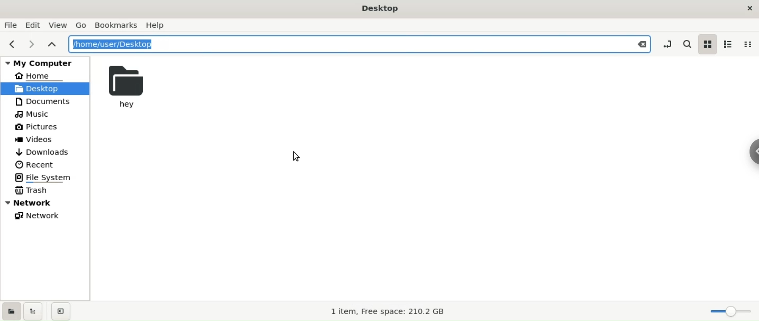 This screenshot has height=321, width=759. I want to click on search, so click(686, 43).